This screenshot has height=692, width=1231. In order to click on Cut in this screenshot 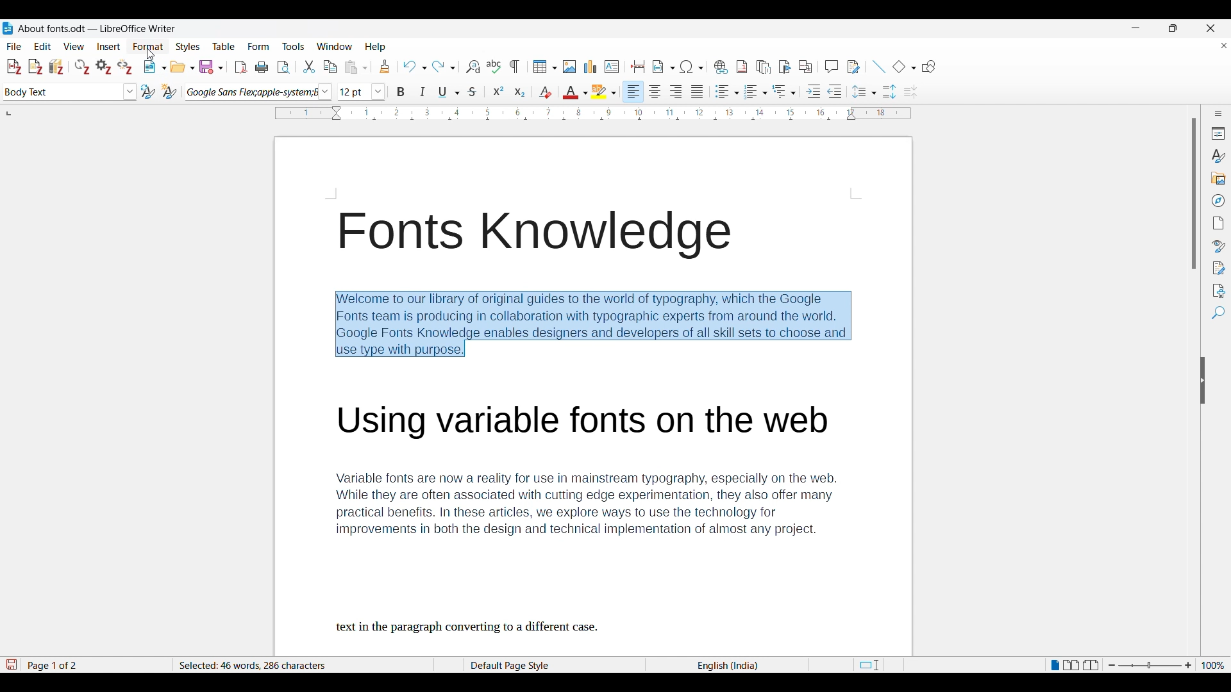, I will do `click(309, 67)`.